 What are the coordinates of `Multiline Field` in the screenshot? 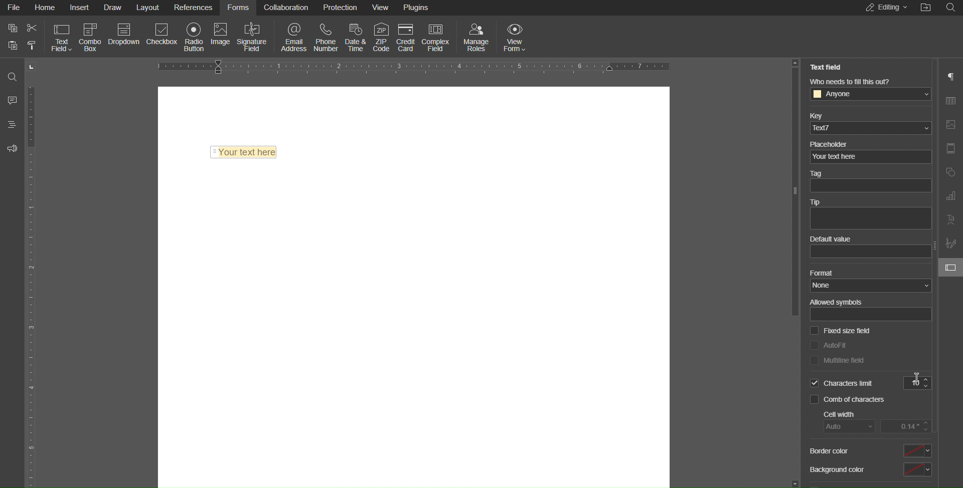 It's located at (837, 361).